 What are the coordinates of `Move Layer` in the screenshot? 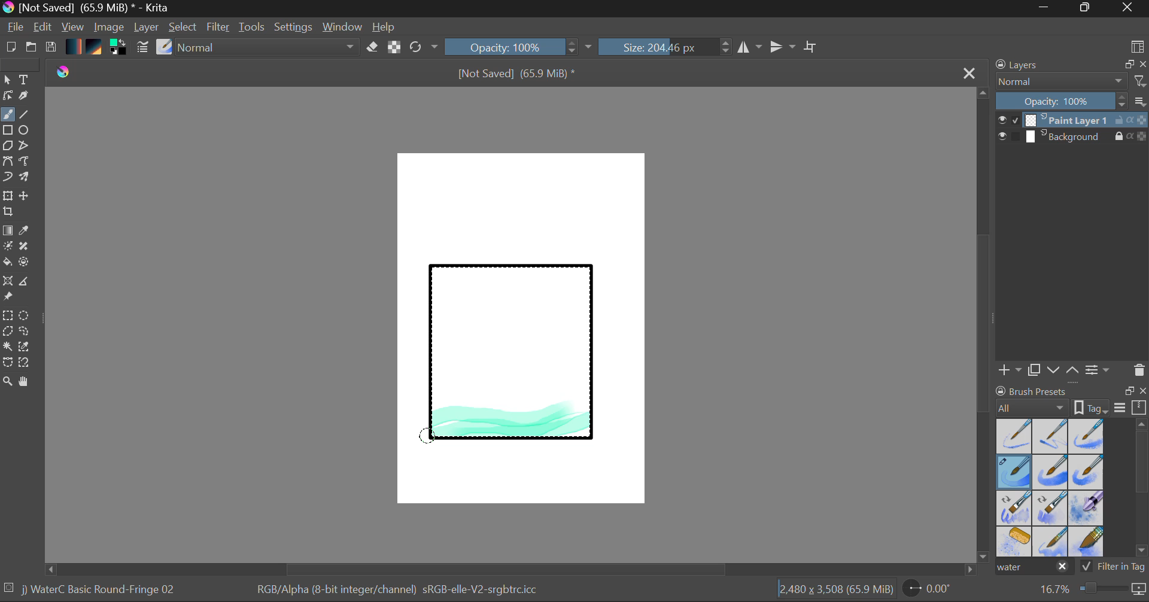 It's located at (25, 196).